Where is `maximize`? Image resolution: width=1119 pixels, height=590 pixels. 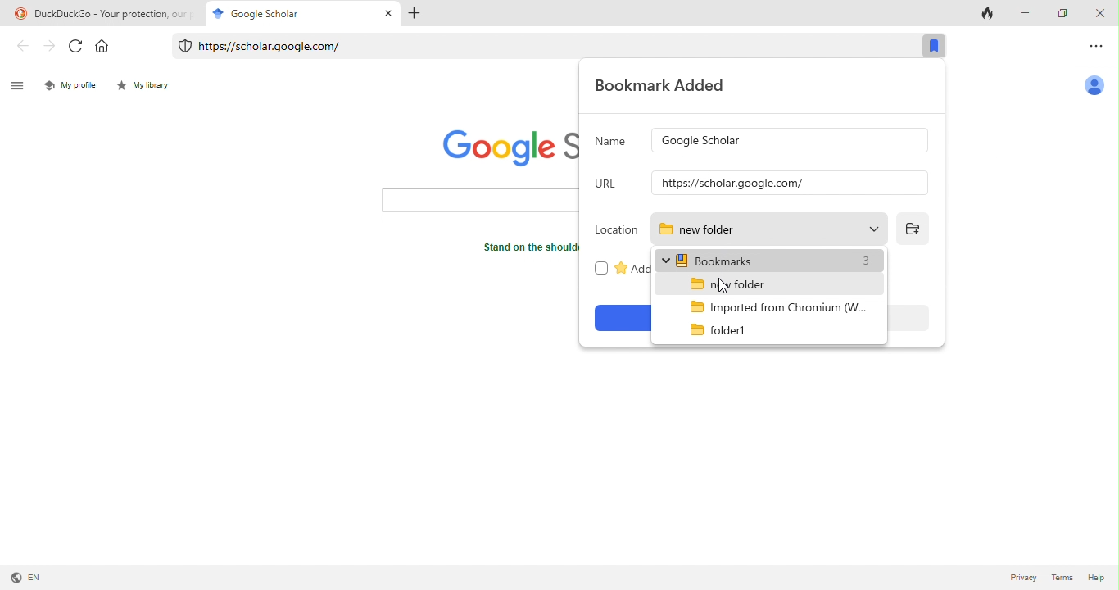
maximize is located at coordinates (1066, 12).